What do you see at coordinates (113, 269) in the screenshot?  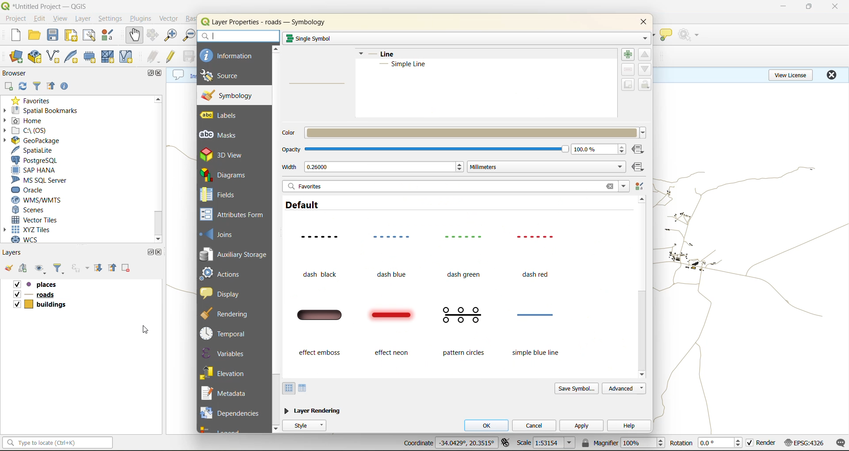 I see `collapse all` at bounding box center [113, 269].